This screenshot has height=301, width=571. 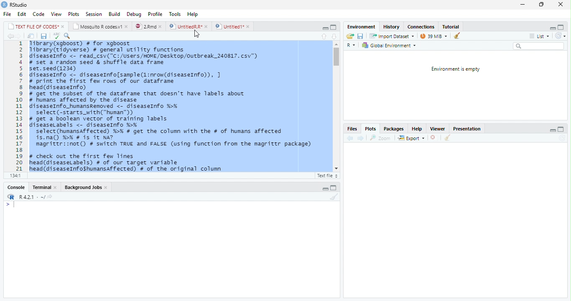 What do you see at coordinates (149, 26) in the screenshot?
I see `2.Rmd` at bounding box center [149, 26].